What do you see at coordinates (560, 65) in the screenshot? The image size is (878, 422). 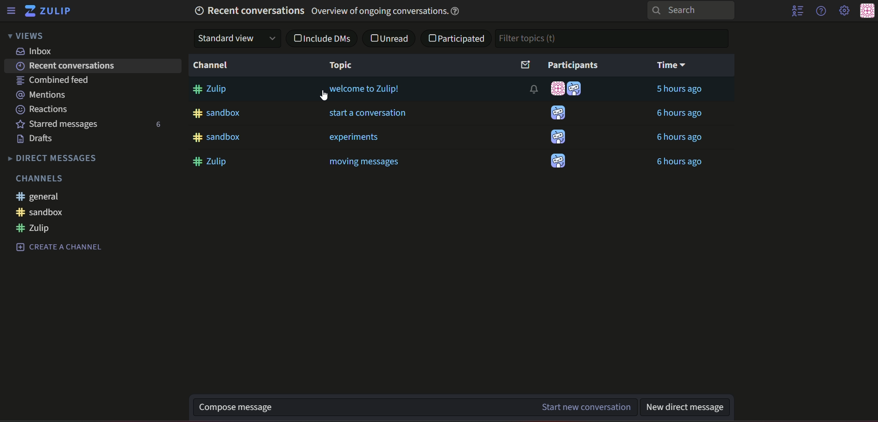 I see `Participants` at bounding box center [560, 65].